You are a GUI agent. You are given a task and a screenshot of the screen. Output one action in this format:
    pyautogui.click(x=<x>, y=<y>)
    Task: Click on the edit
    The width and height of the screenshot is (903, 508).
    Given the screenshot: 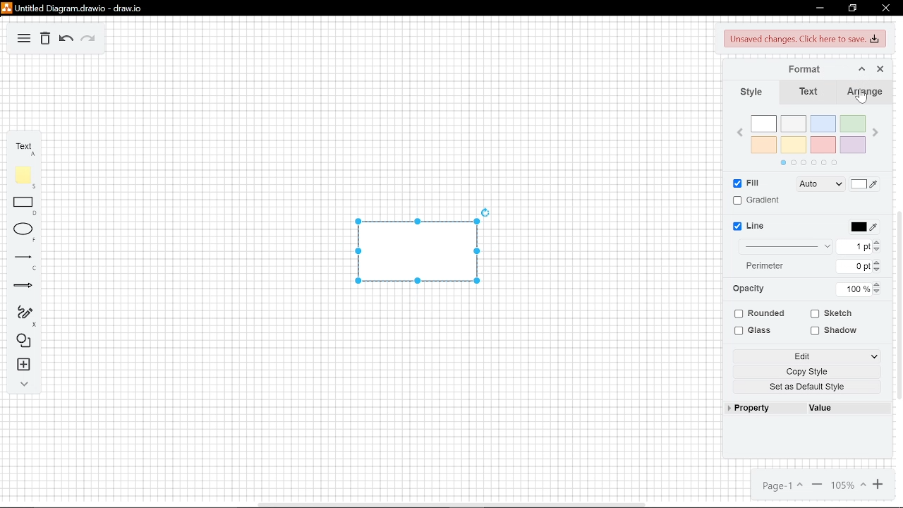 What is the action you would take?
    pyautogui.click(x=809, y=356)
    